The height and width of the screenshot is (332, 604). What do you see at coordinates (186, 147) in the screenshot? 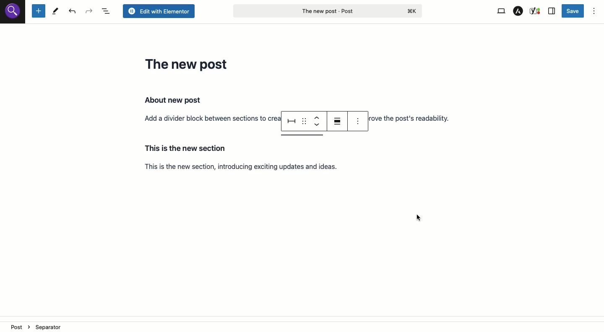
I see `Hovering over choose a block` at bounding box center [186, 147].